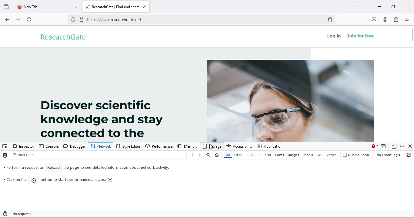  What do you see at coordinates (30, 19) in the screenshot?
I see `refresh` at bounding box center [30, 19].